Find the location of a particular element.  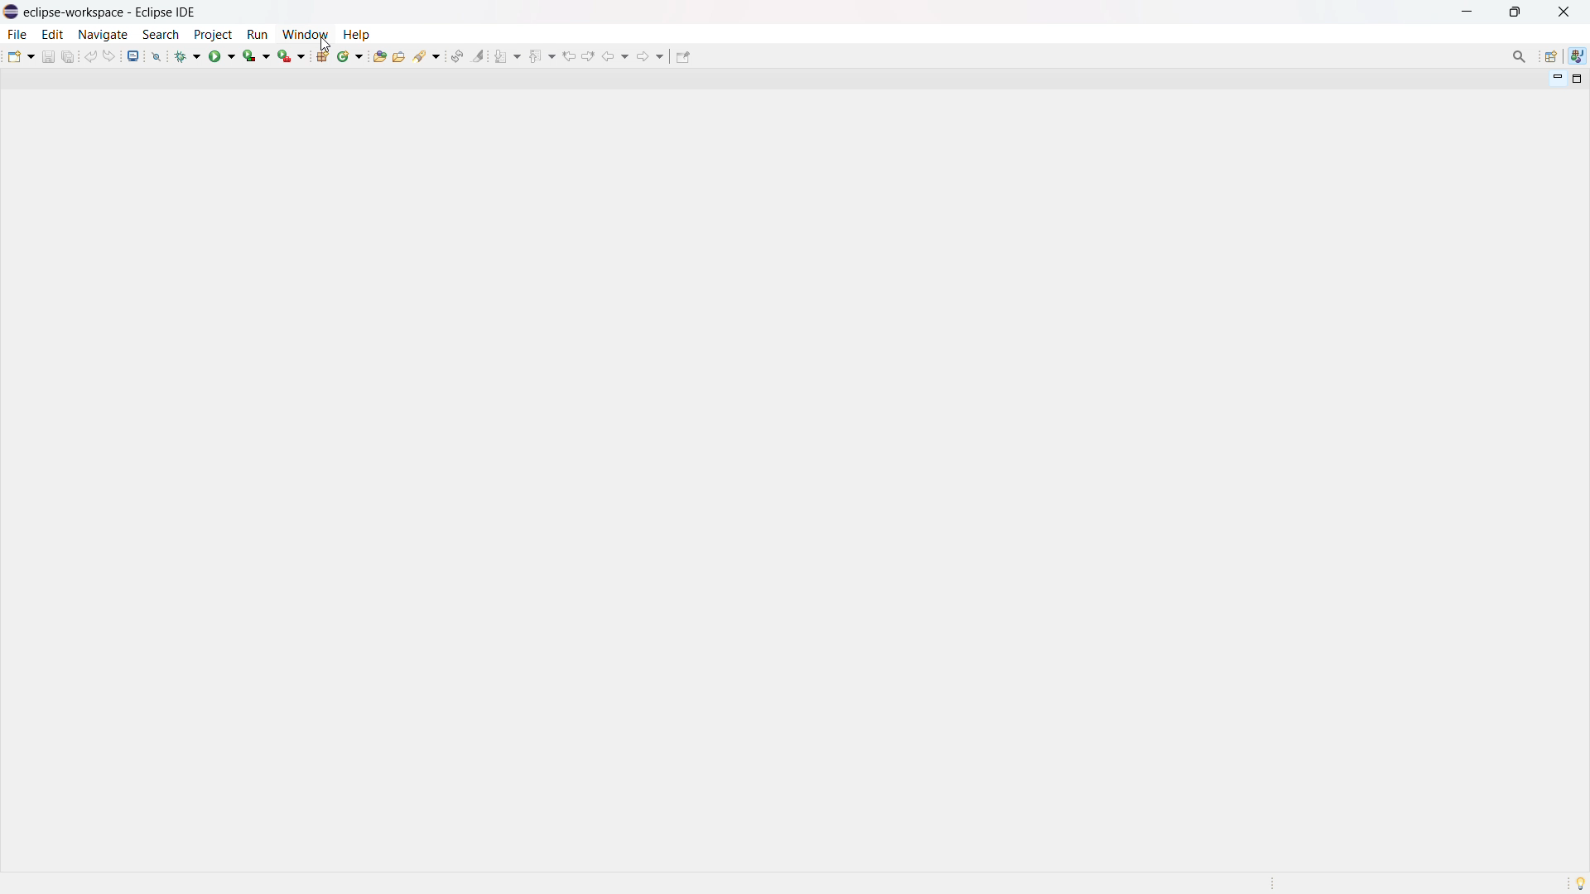

maximize is located at coordinates (1515, 12).